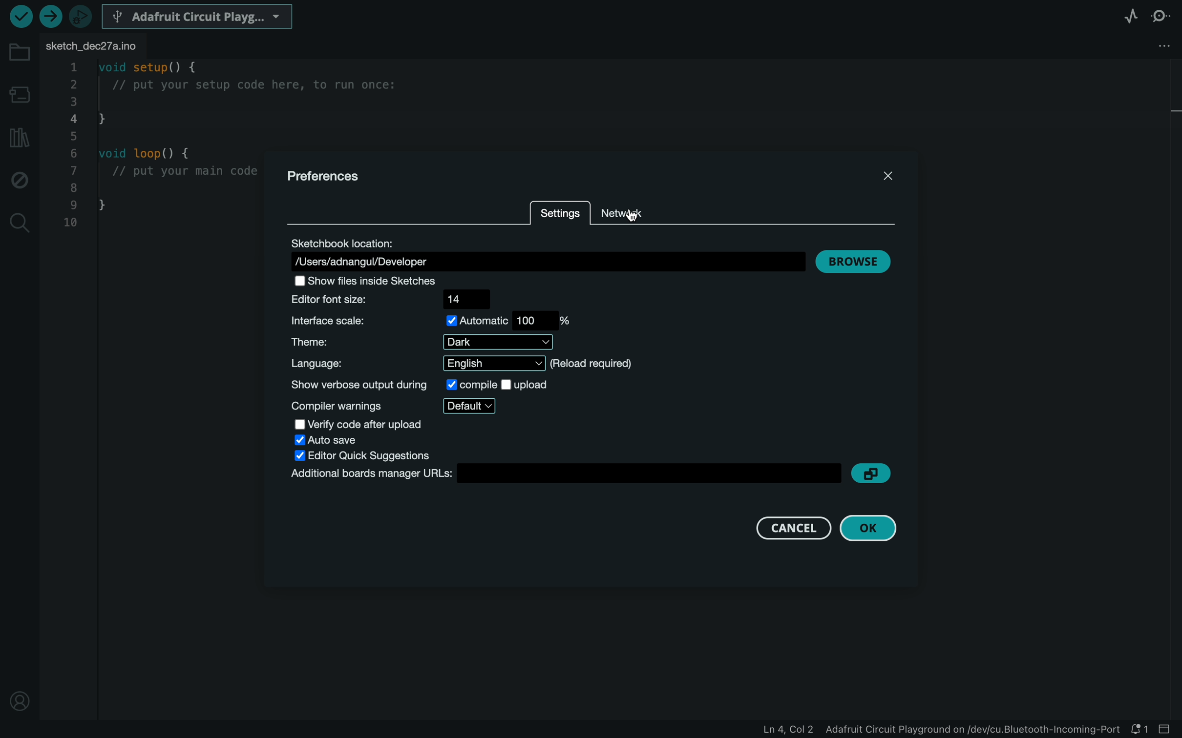  I want to click on location, so click(542, 252).